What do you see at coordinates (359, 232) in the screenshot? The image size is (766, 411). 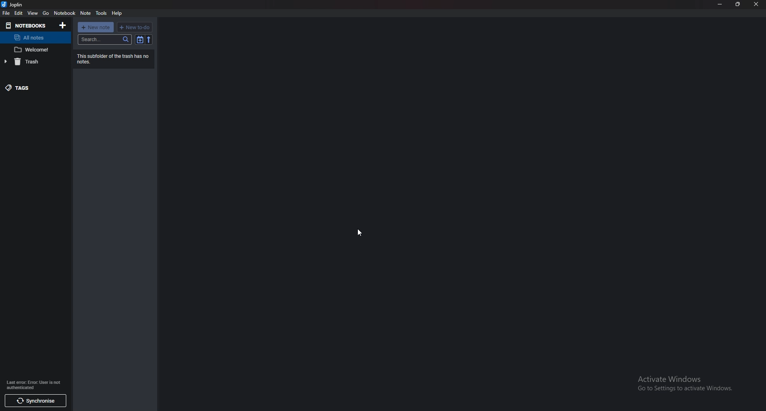 I see `Cursor` at bounding box center [359, 232].